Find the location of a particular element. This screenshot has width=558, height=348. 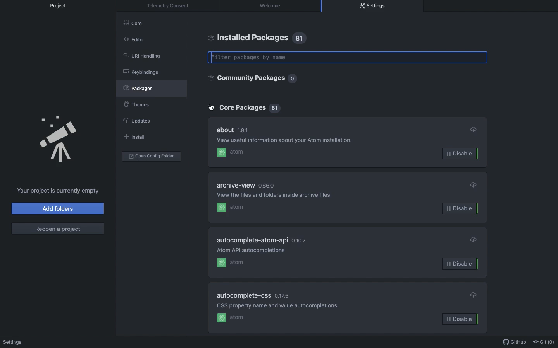

Toggle is located at coordinates (212, 108).